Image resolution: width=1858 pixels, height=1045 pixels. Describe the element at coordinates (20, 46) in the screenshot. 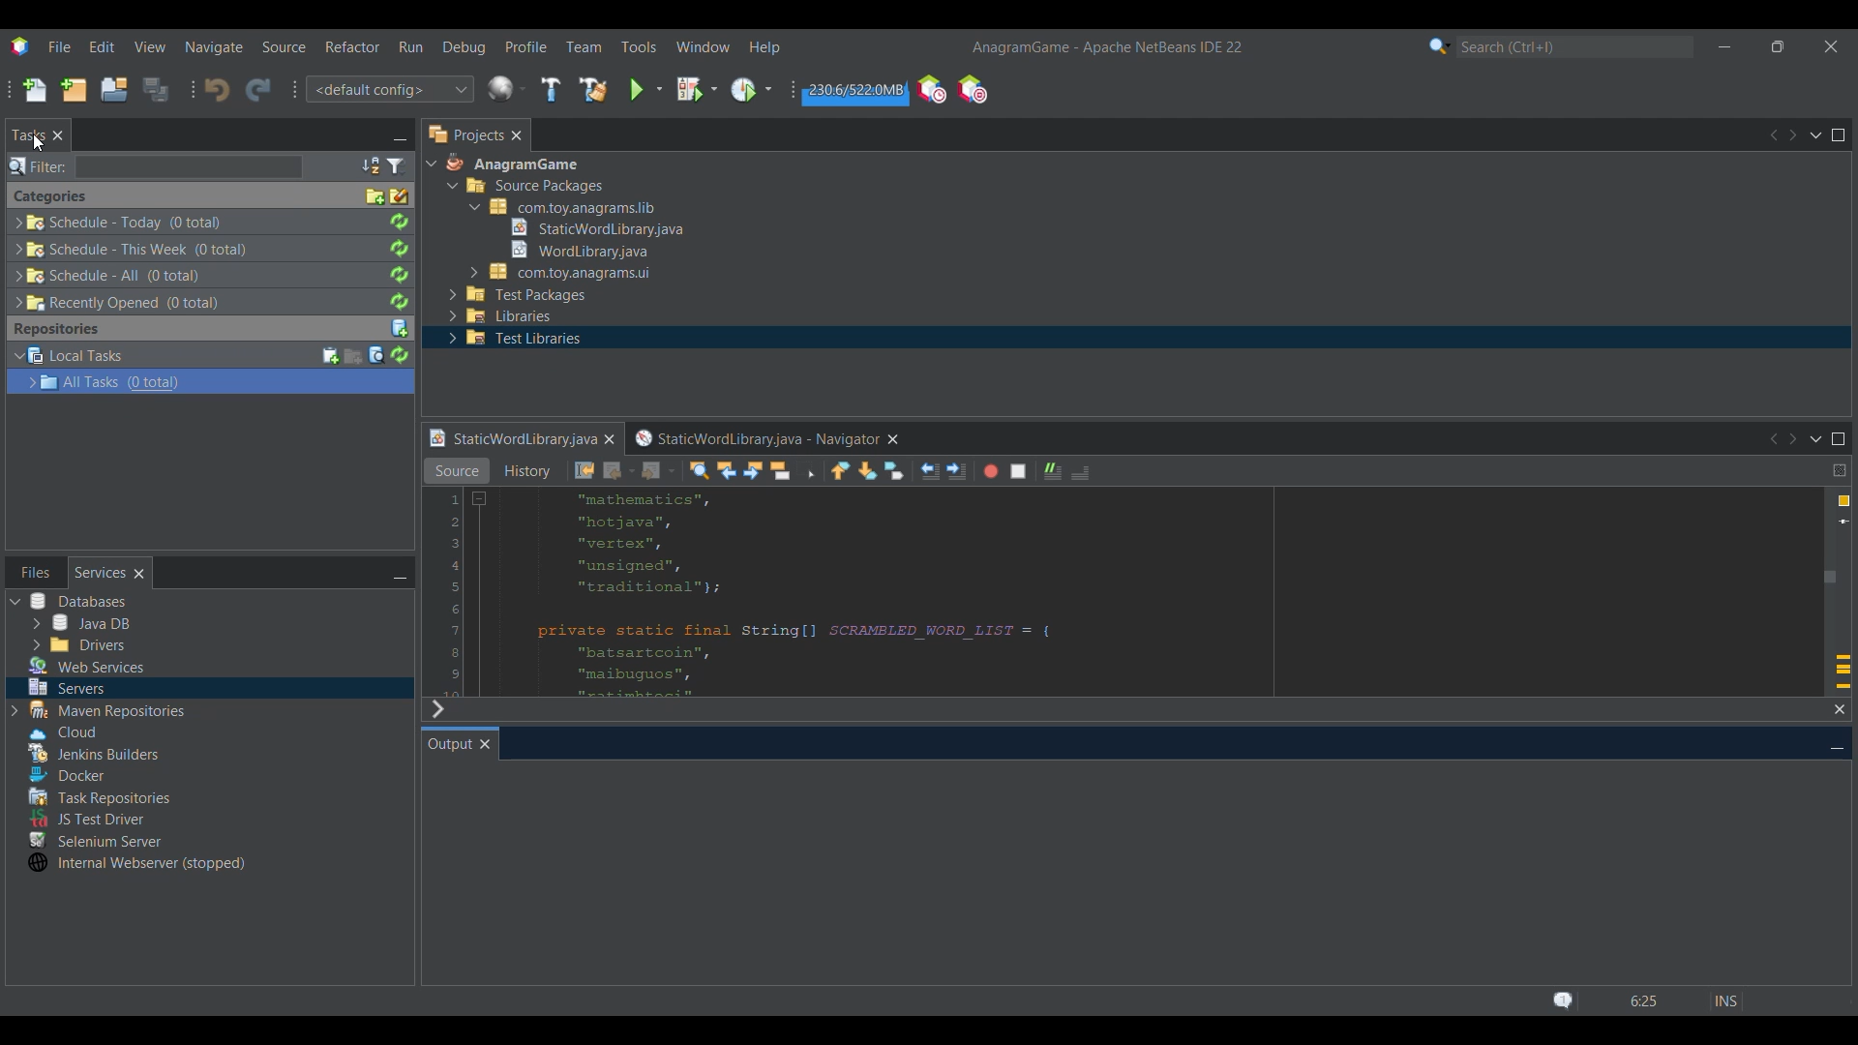

I see `Software logo` at that location.